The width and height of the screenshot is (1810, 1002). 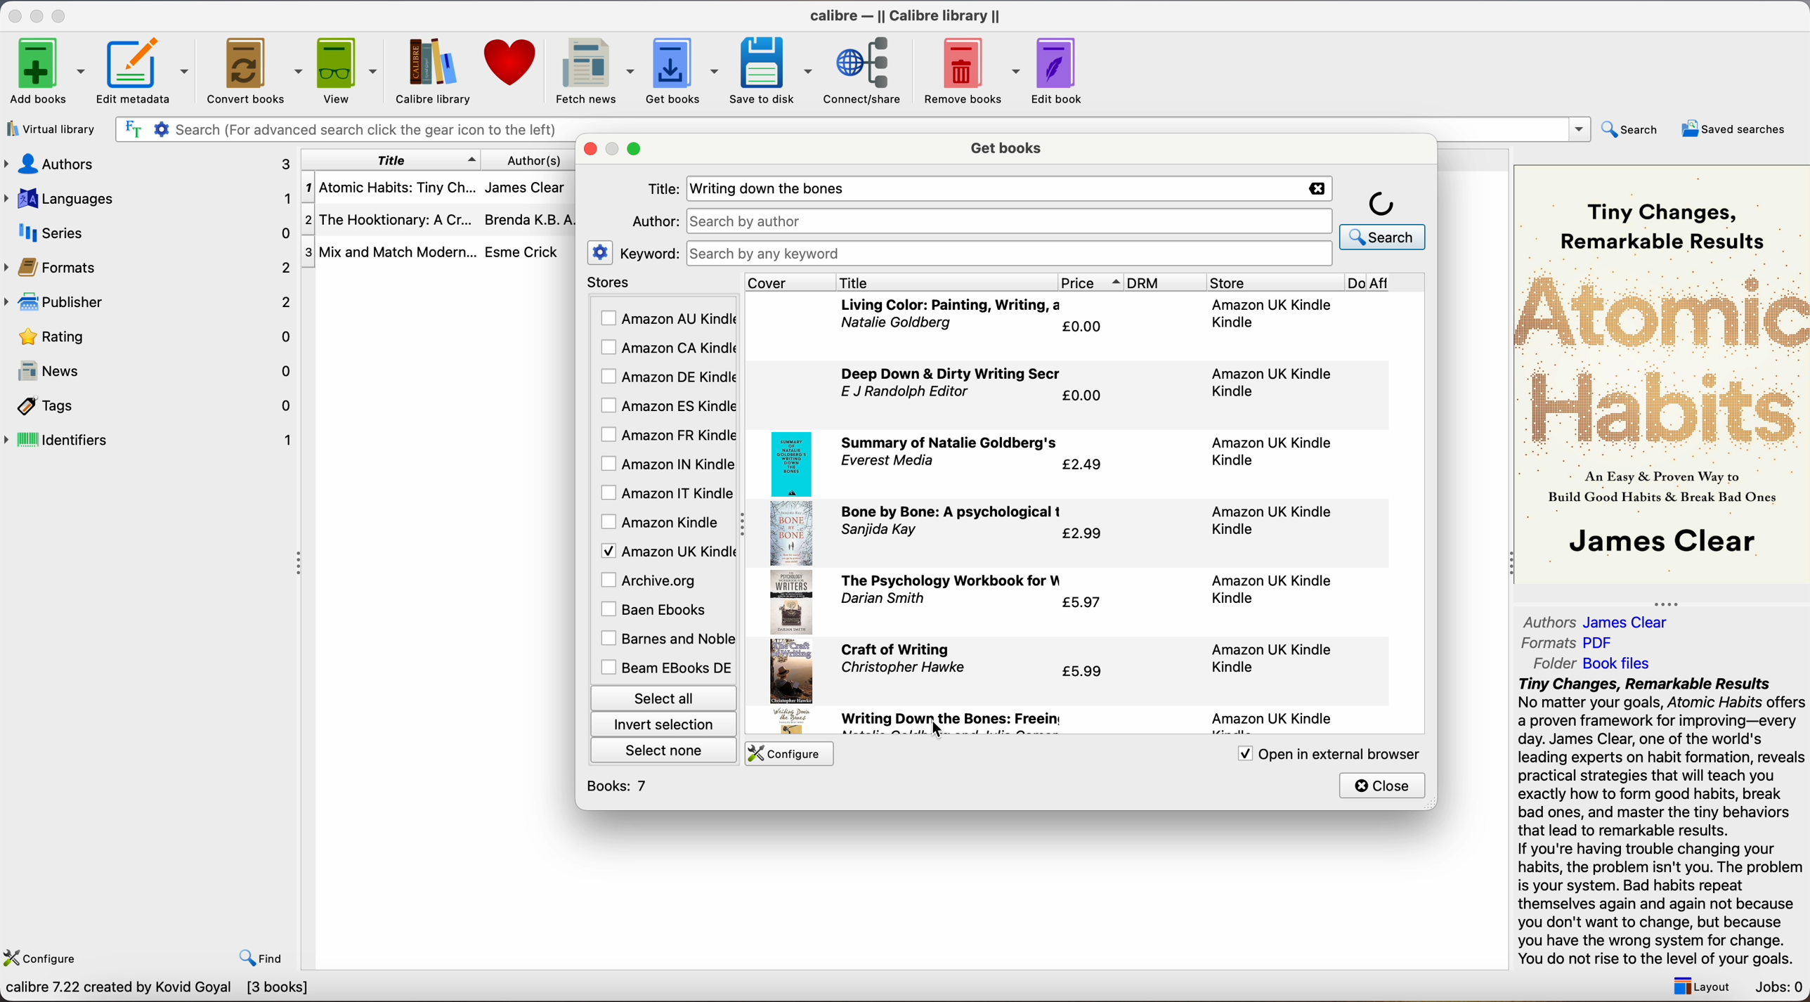 What do you see at coordinates (901, 667) in the screenshot?
I see `Christopher Hawke` at bounding box center [901, 667].